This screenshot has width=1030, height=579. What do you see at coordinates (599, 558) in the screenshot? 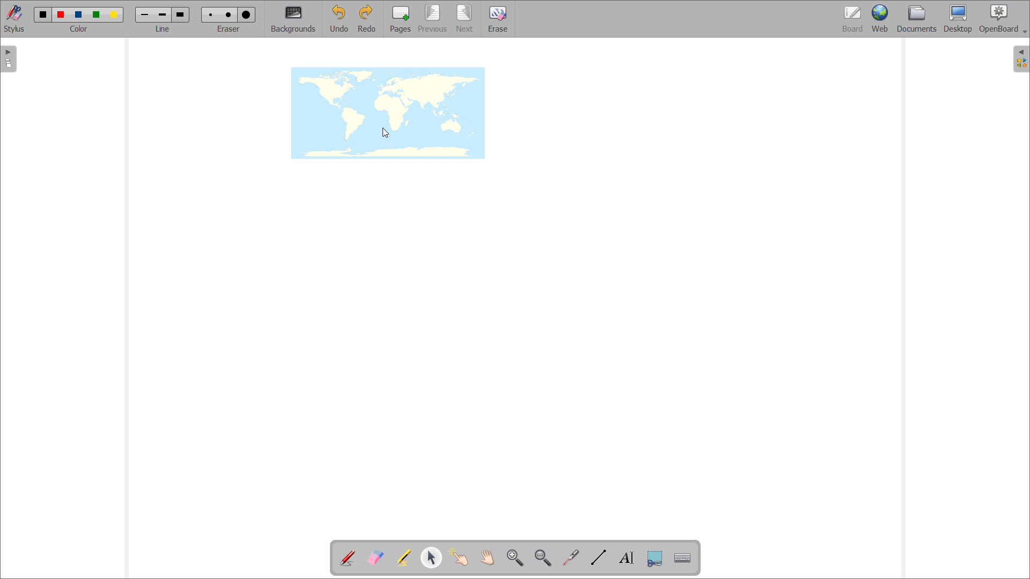
I see `draw lines` at bounding box center [599, 558].